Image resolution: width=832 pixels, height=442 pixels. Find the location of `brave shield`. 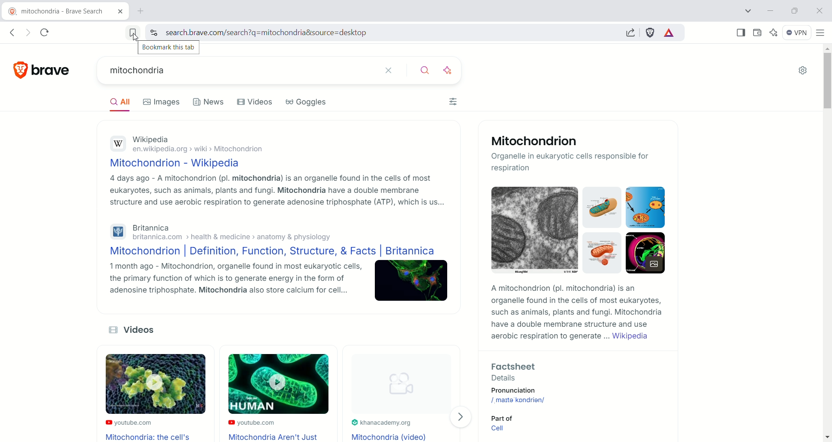

brave shield is located at coordinates (651, 33).